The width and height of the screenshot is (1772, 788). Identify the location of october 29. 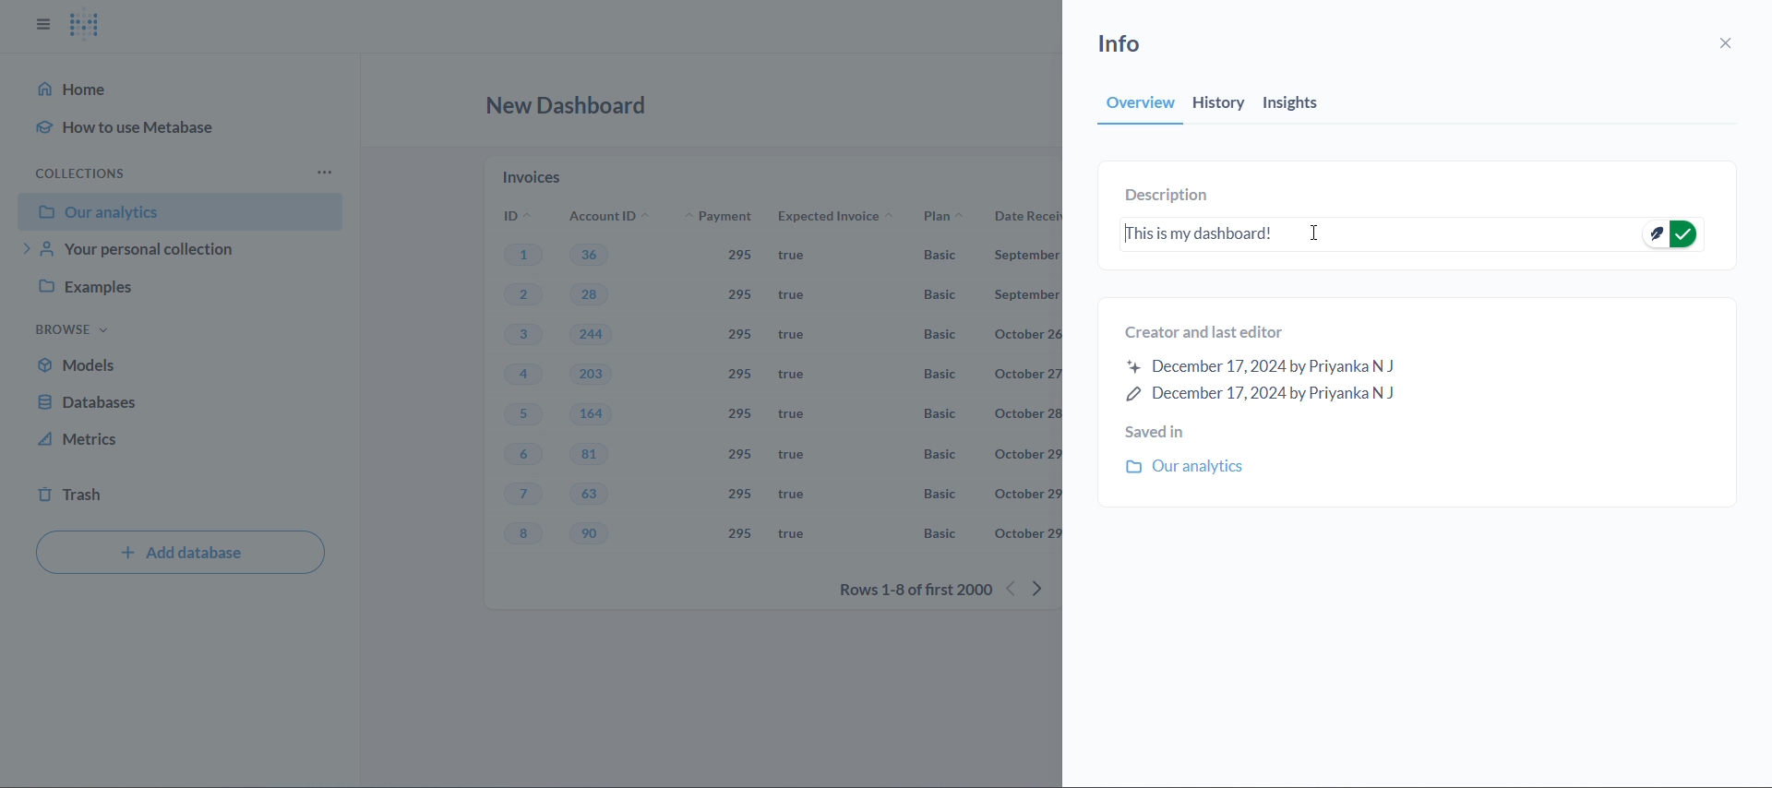
(1025, 493).